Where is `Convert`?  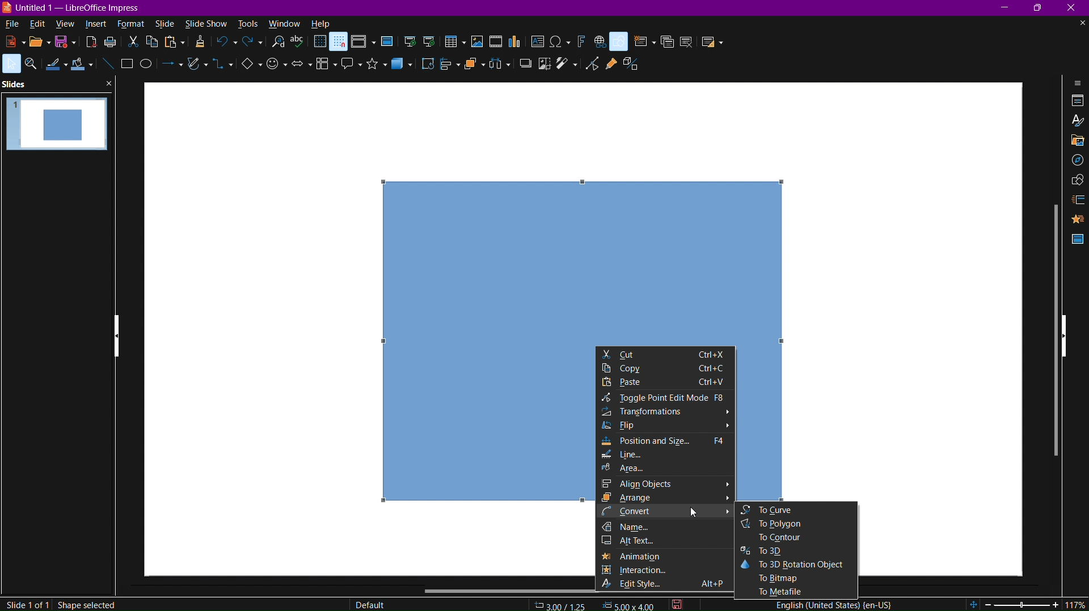 Convert is located at coordinates (664, 512).